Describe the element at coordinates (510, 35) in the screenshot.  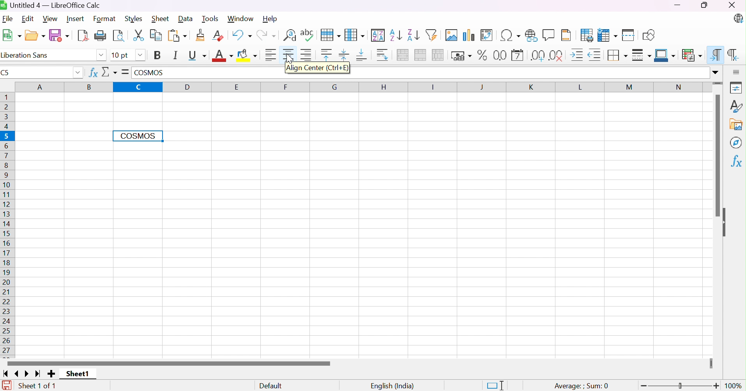
I see `Insert Special Characters` at that location.